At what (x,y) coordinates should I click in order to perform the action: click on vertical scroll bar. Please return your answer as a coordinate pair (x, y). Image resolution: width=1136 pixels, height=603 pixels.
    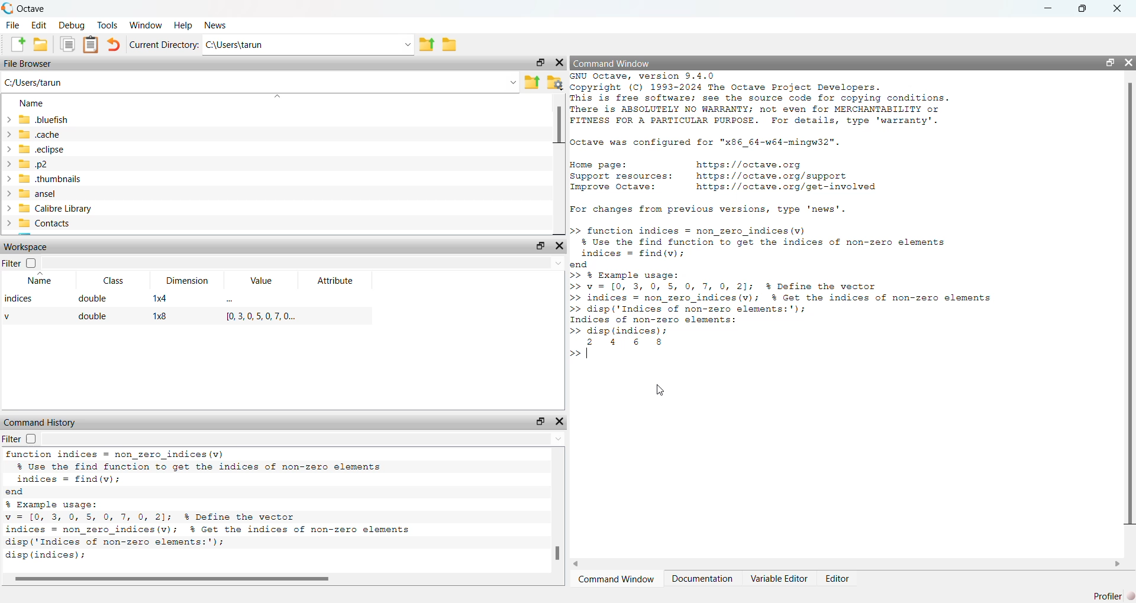
    Looking at the image, I should click on (1129, 304).